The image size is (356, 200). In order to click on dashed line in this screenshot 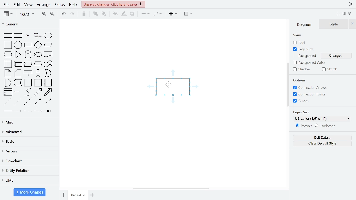, I will do `click(7, 101)`.